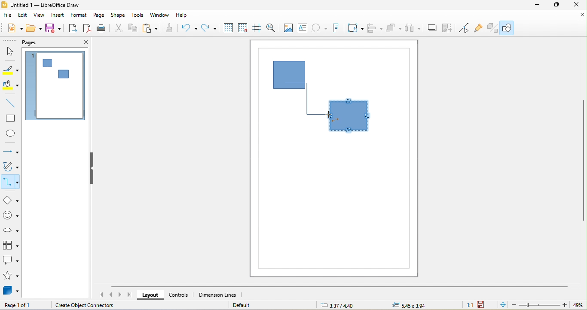 This screenshot has height=310, width=587. What do you see at coordinates (118, 15) in the screenshot?
I see `shape` at bounding box center [118, 15].